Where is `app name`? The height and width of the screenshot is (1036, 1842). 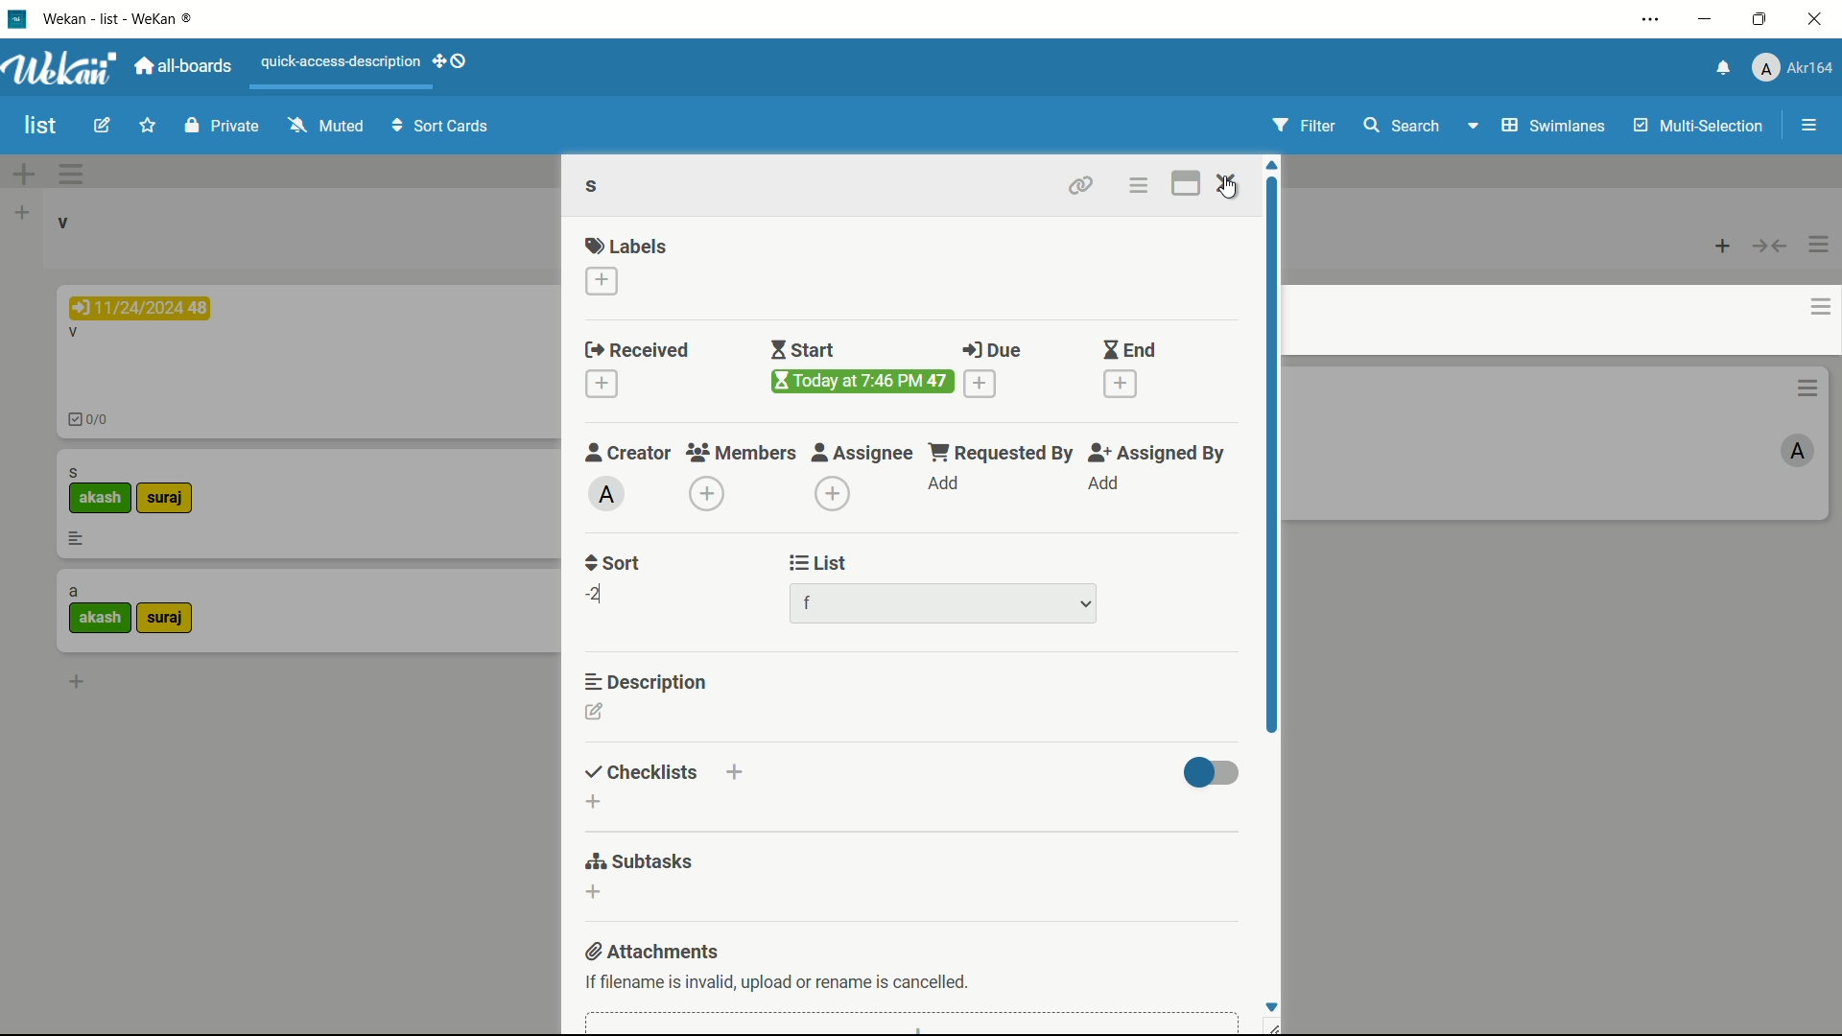 app name is located at coordinates (125, 21).